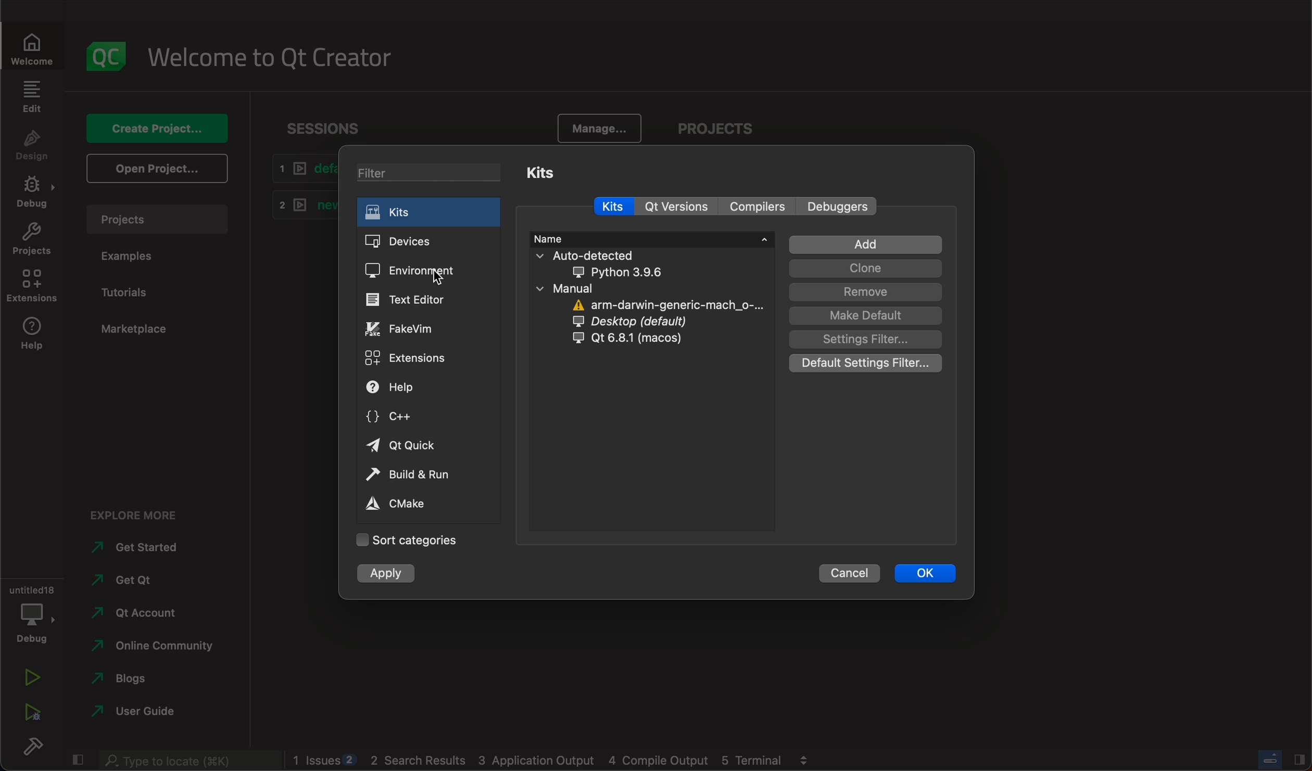 The image size is (1312, 771). Describe the element at coordinates (412, 328) in the screenshot. I see `fake vim` at that location.